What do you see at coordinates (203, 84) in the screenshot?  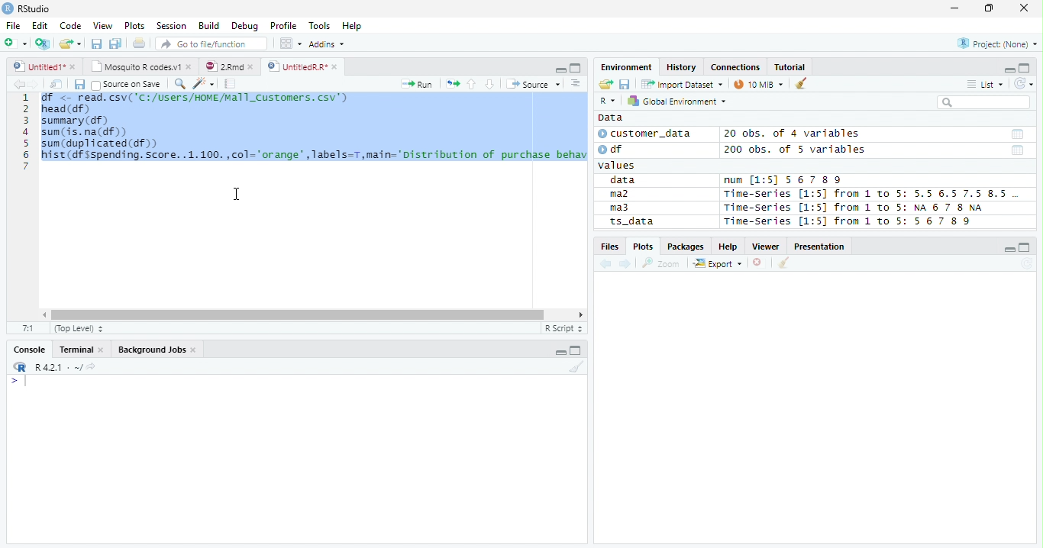 I see `Code Tools` at bounding box center [203, 84].